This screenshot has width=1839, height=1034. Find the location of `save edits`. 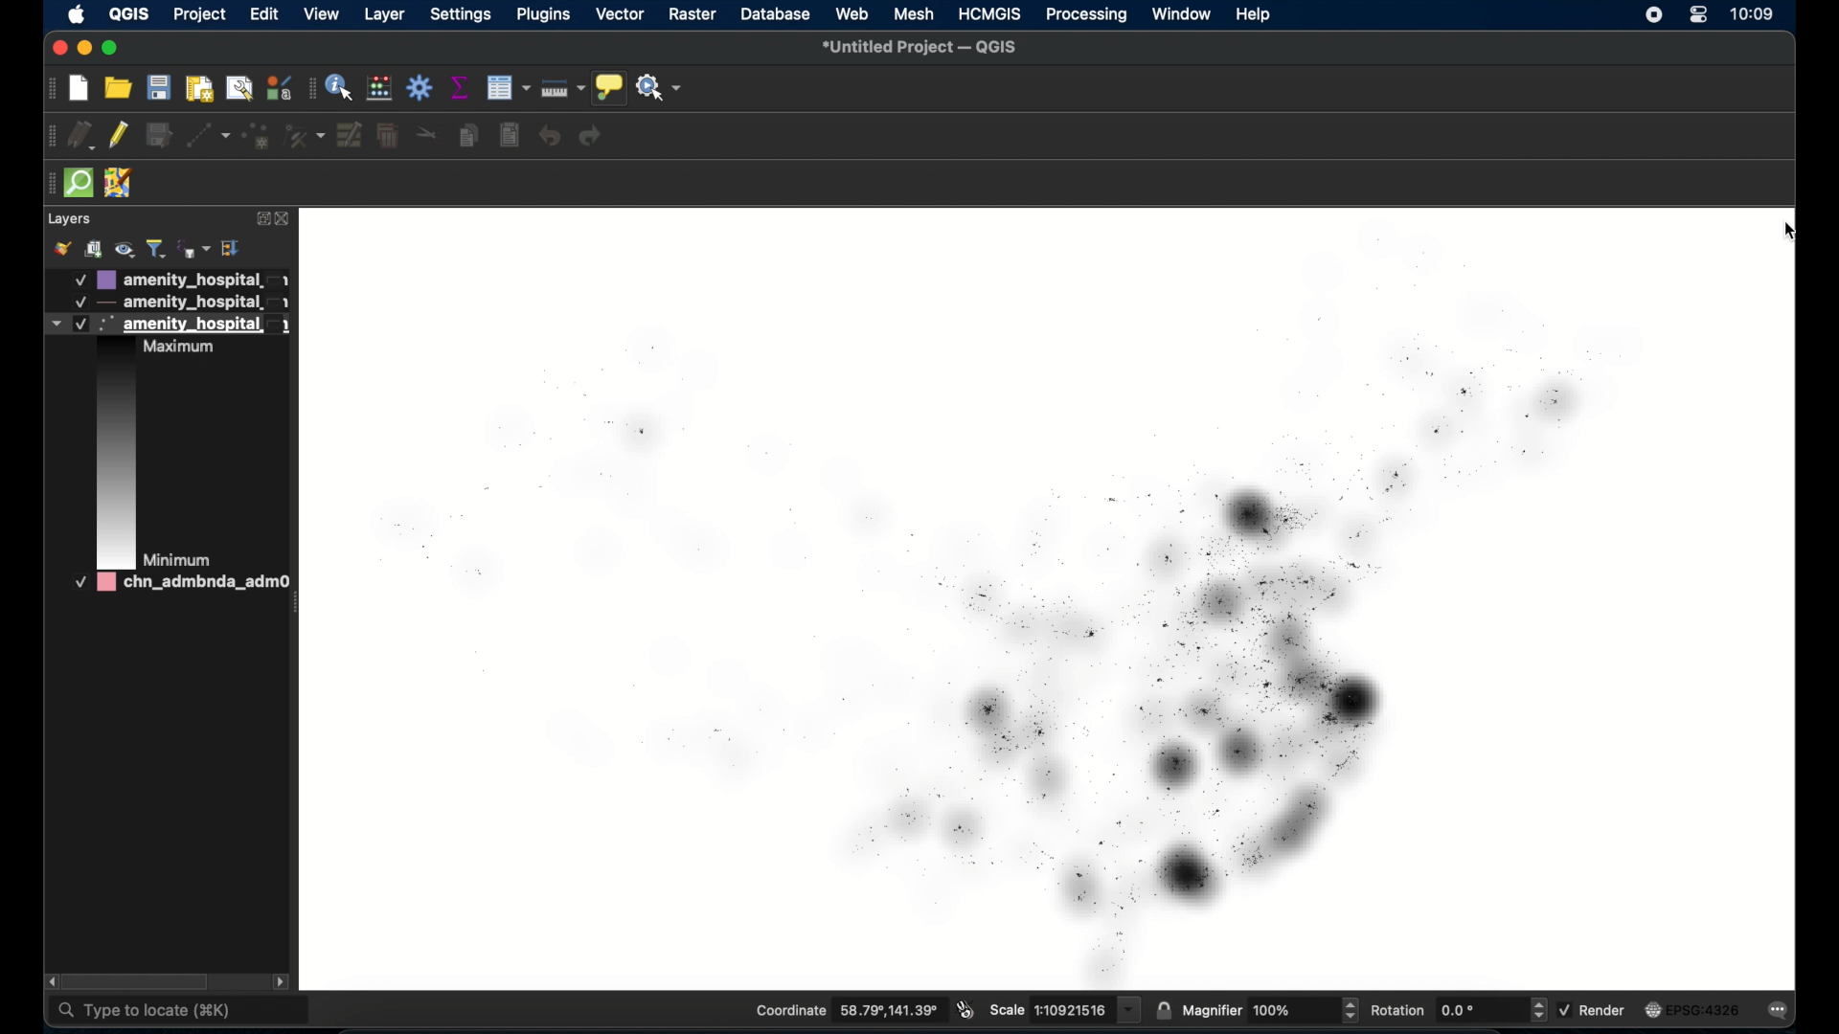

save edits is located at coordinates (161, 136).